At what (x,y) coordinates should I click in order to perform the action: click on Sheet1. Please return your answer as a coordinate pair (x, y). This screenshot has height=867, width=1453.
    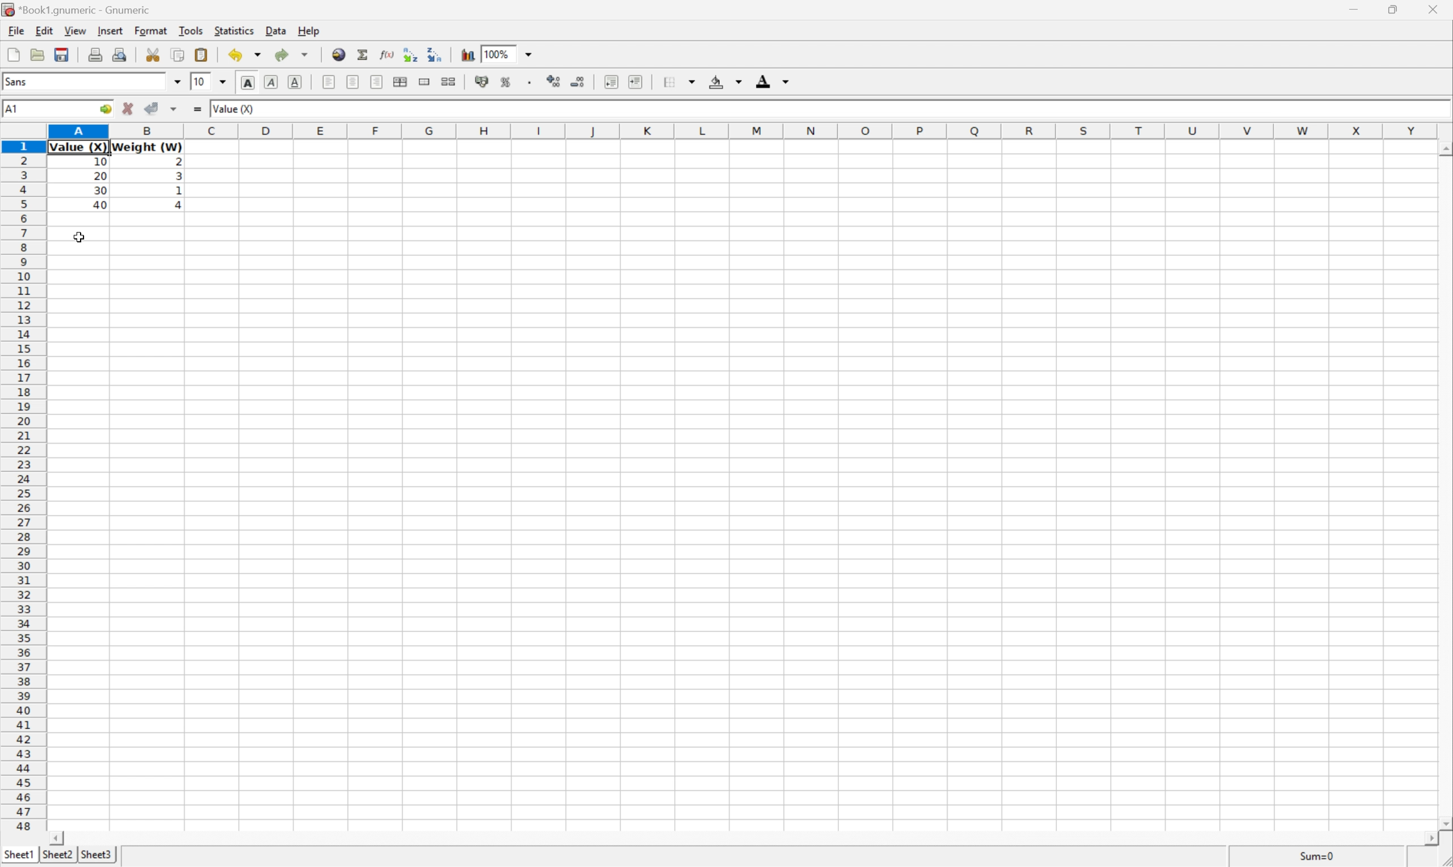
    Looking at the image, I should click on (18, 855).